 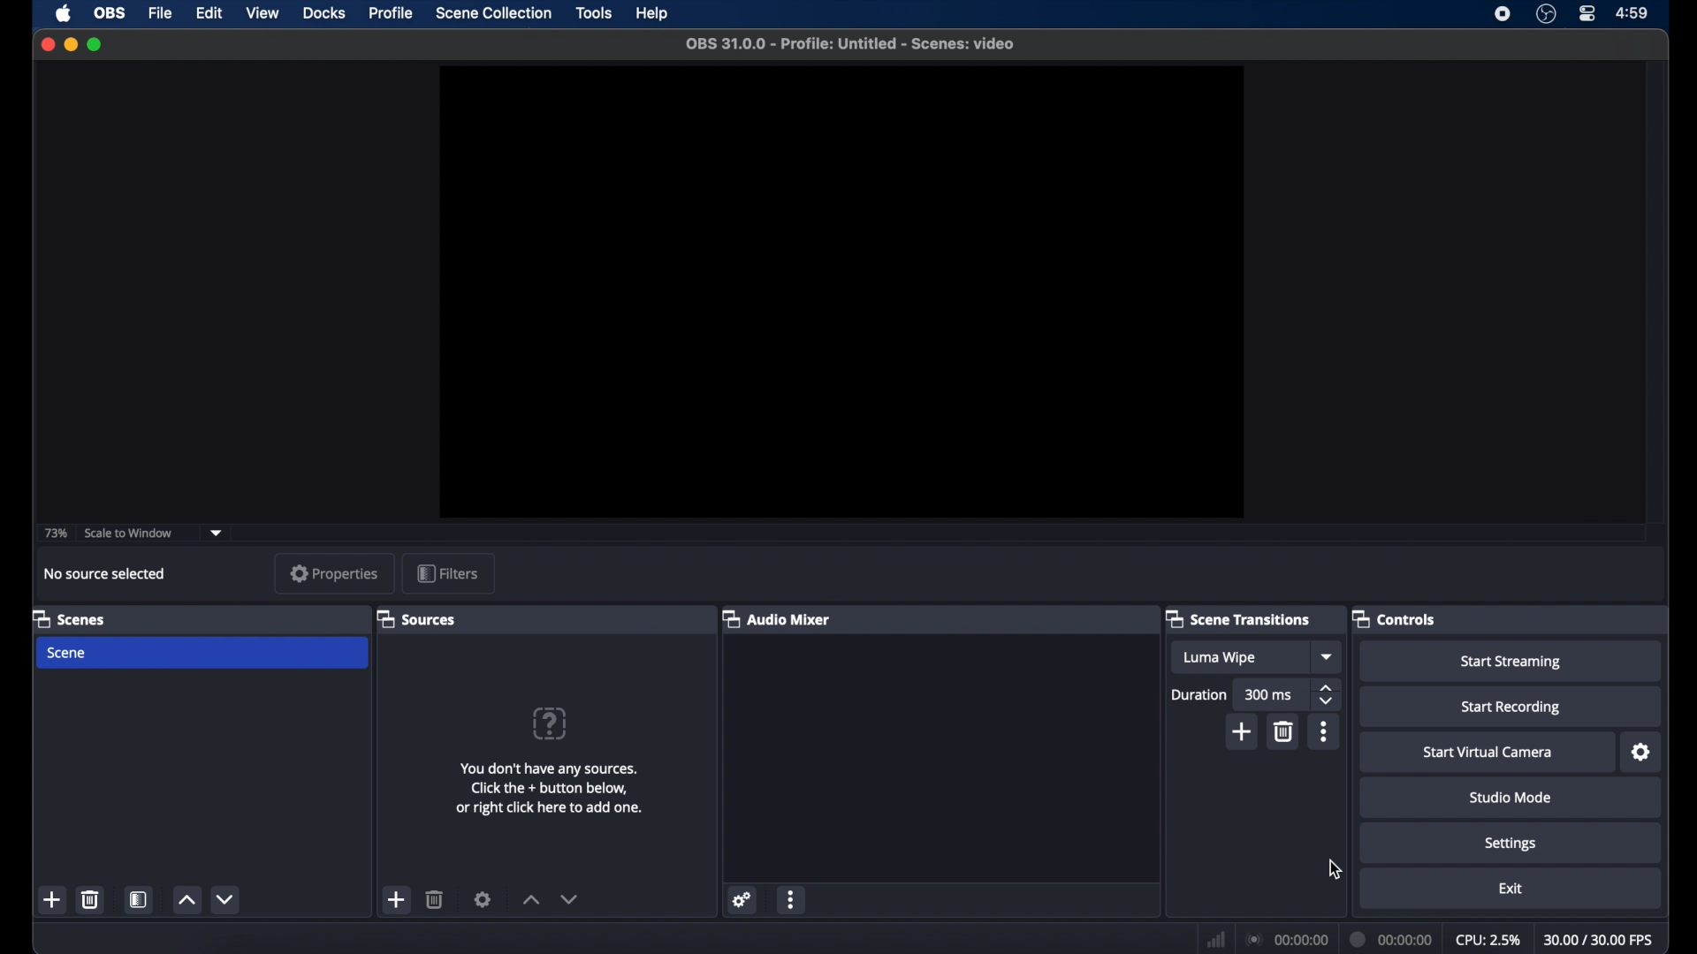 I want to click on scene filters, so click(x=140, y=899).